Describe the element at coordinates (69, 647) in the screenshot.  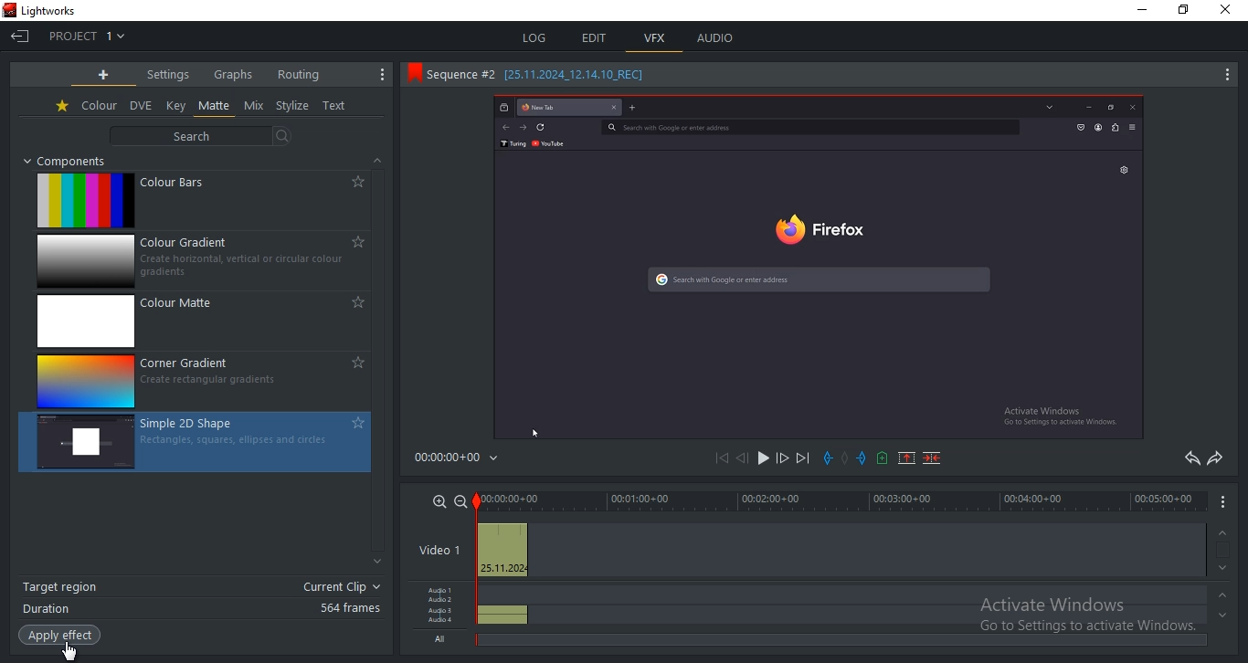
I see `cursor` at that location.